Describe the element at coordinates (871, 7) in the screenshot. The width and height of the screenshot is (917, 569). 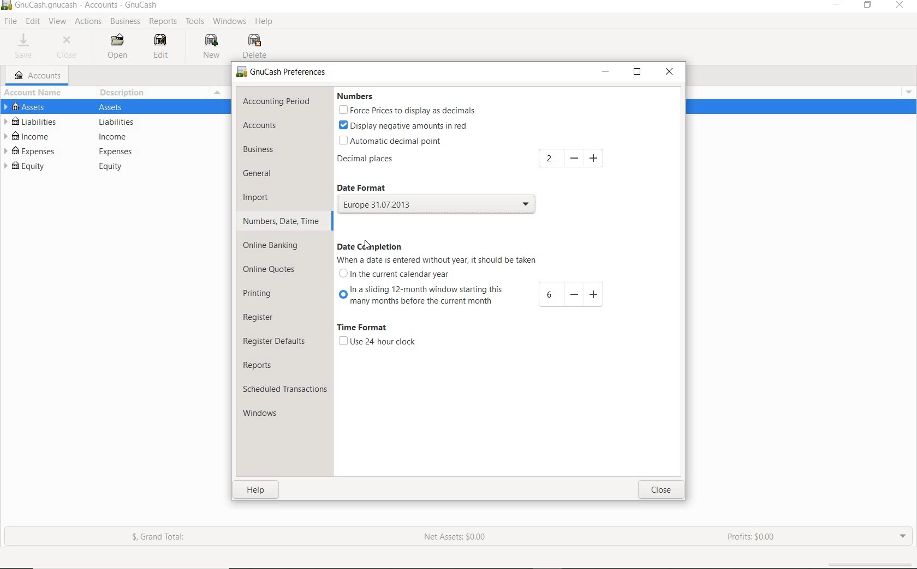
I see `RESTORE DOWN` at that location.